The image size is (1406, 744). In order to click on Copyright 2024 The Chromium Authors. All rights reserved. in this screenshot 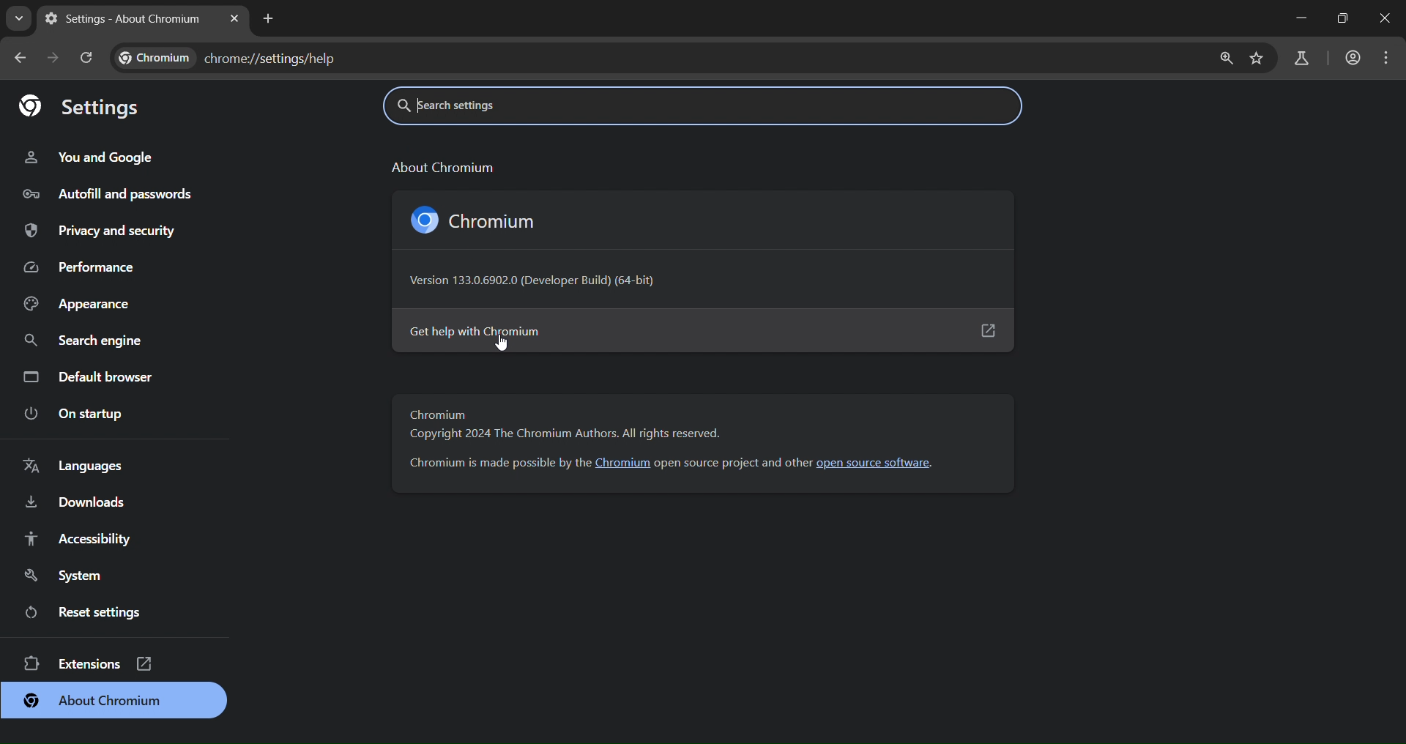, I will do `click(564, 436)`.